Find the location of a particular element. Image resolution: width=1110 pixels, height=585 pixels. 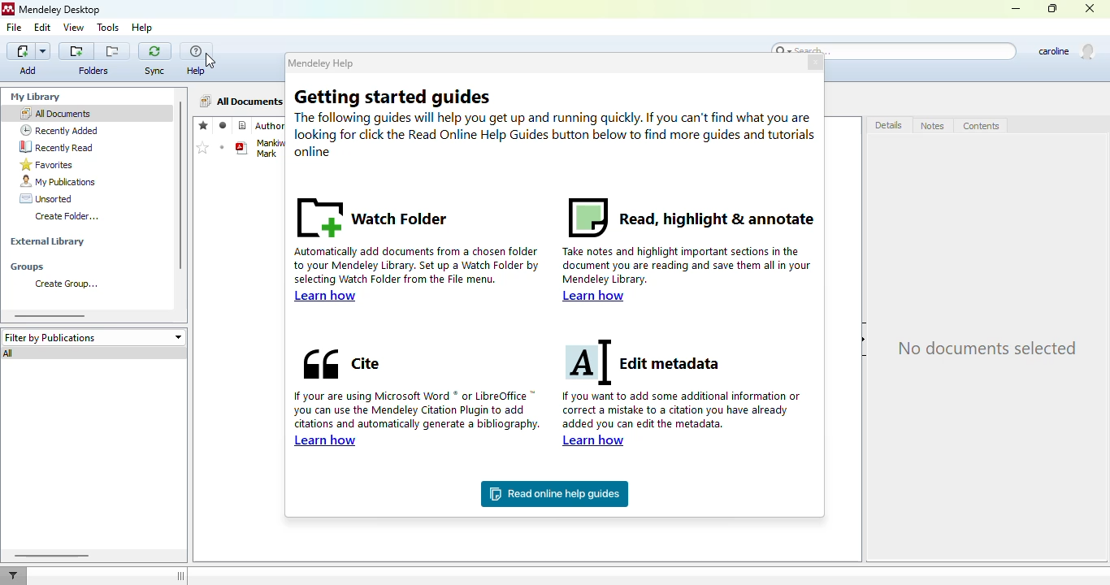

maximize is located at coordinates (1053, 9).